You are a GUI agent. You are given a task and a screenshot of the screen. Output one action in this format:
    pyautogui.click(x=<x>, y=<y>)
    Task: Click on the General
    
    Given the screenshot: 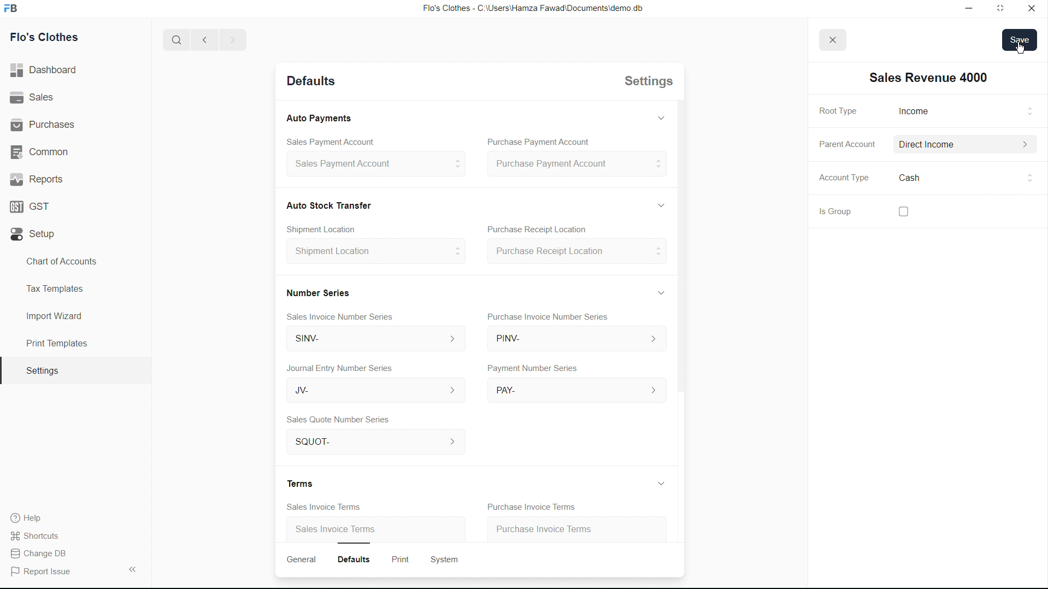 What is the action you would take?
    pyautogui.click(x=303, y=559)
    